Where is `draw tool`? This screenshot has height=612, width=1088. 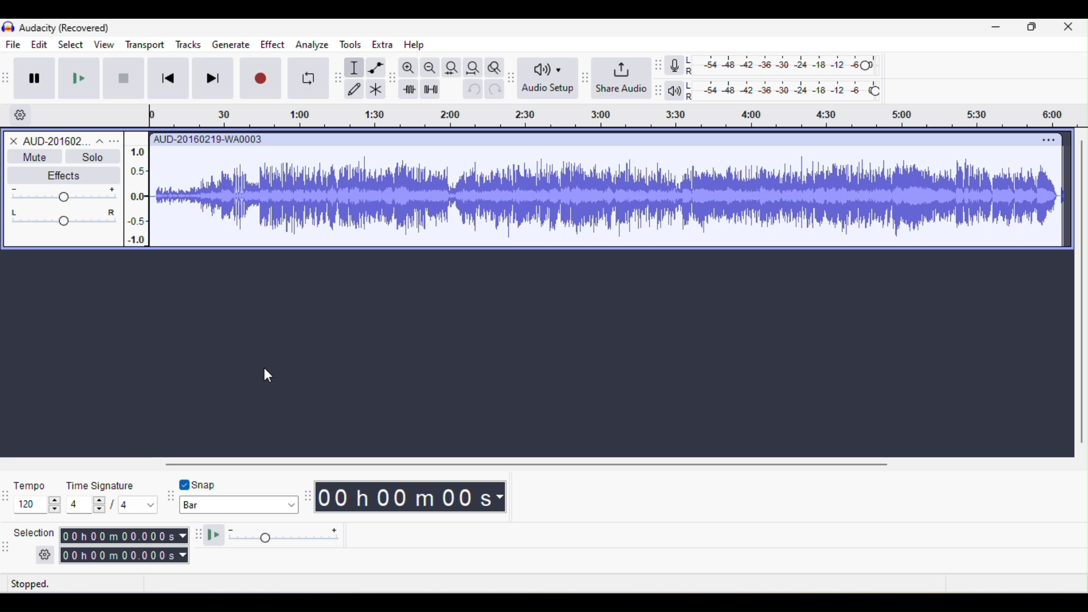 draw tool is located at coordinates (356, 88).